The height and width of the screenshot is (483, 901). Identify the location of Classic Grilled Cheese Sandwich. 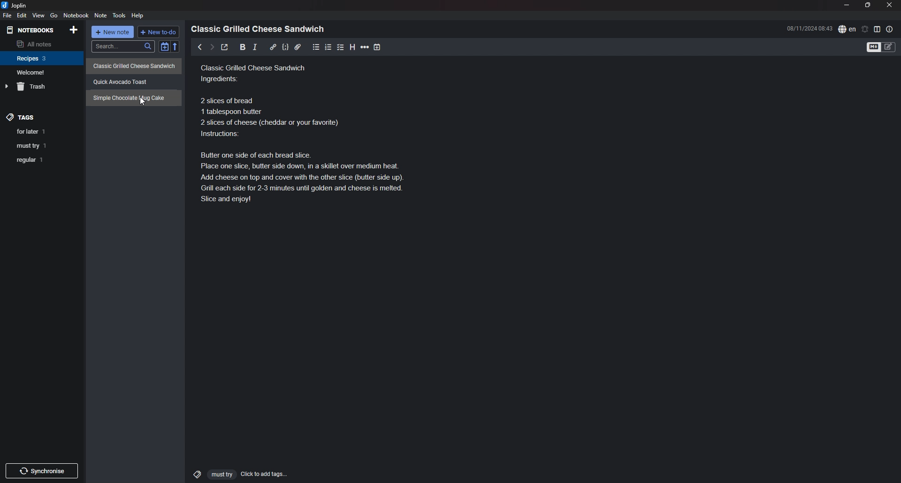
(135, 65).